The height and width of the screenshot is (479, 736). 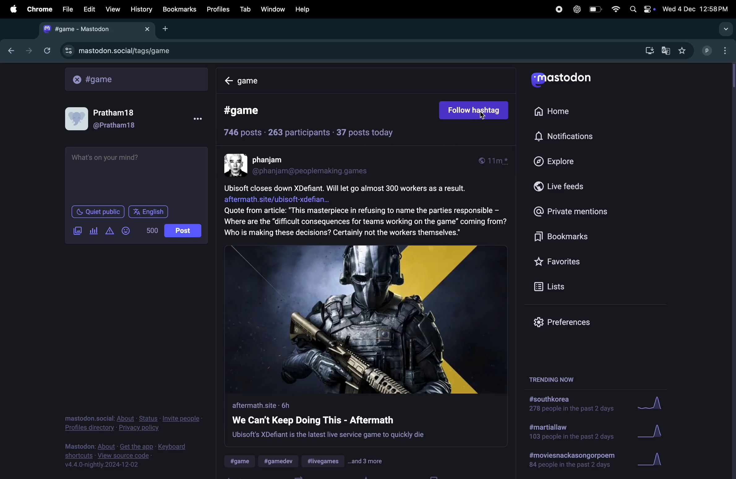 What do you see at coordinates (667, 49) in the screenshot?
I see `google translate` at bounding box center [667, 49].